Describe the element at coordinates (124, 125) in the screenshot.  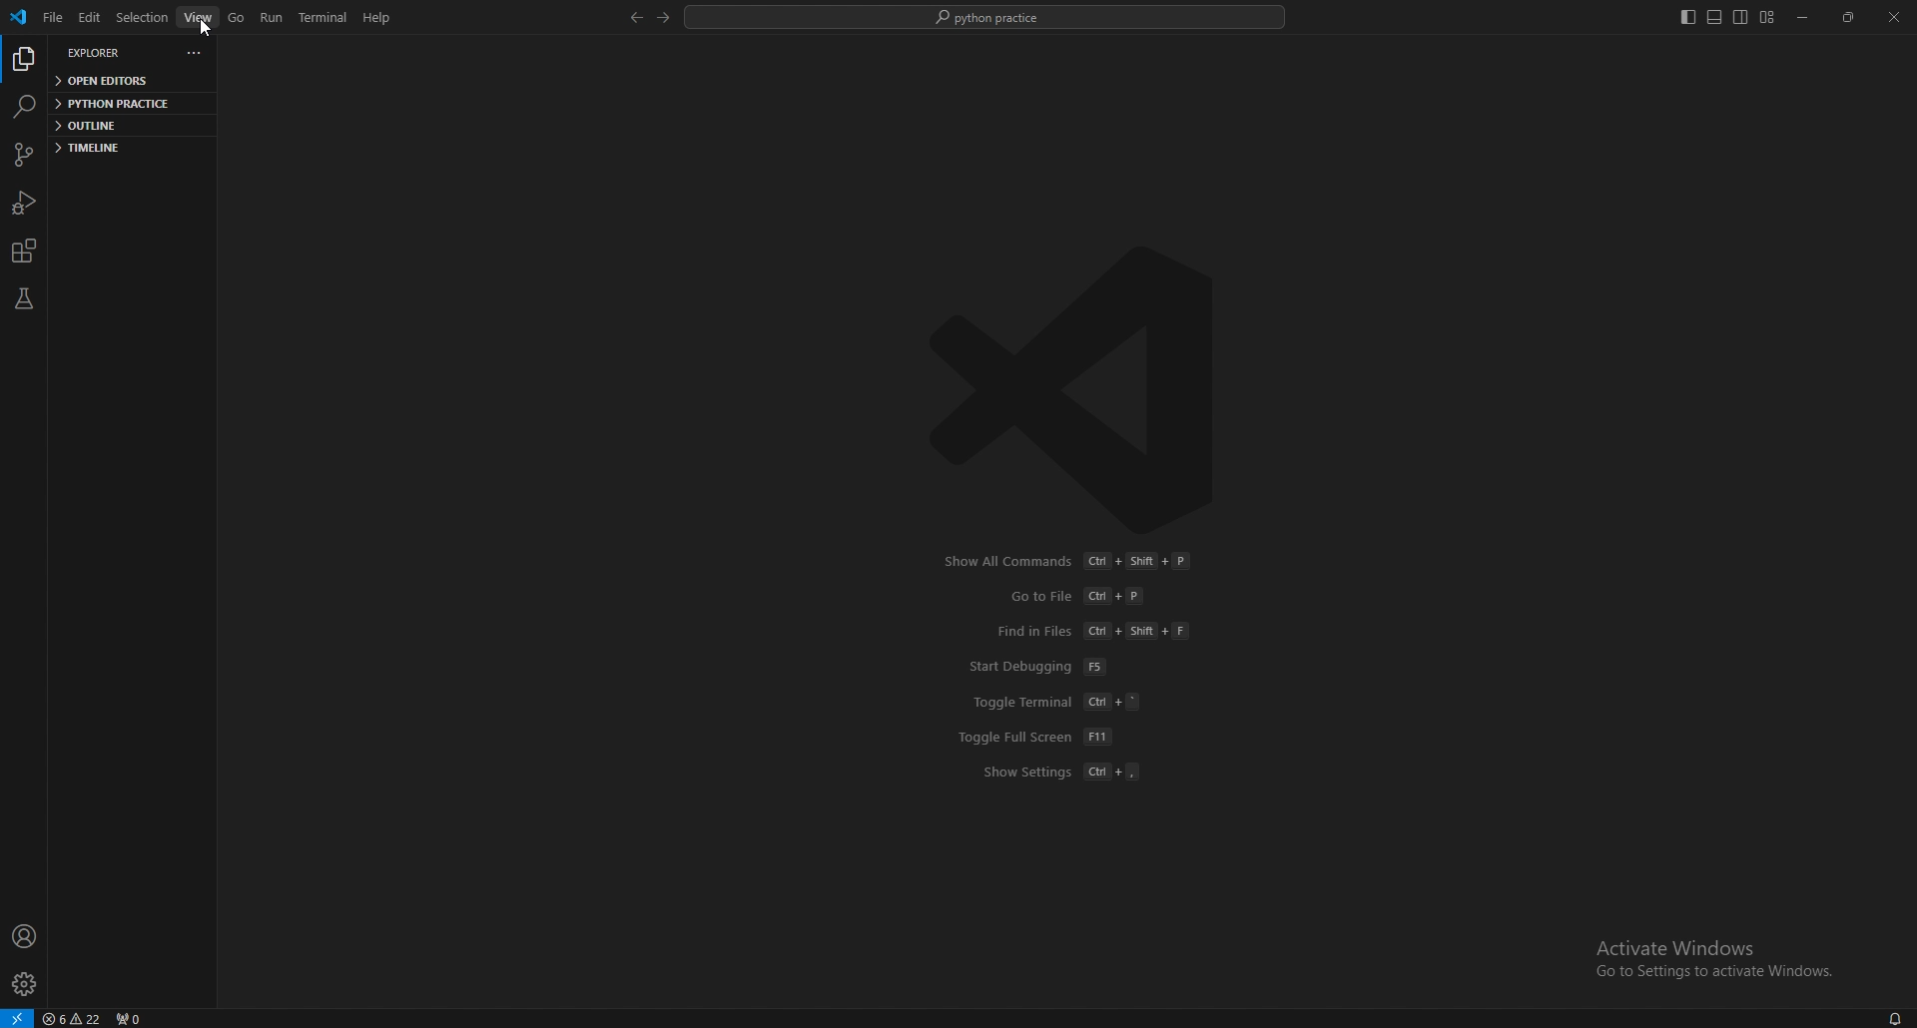
I see `outline` at that location.